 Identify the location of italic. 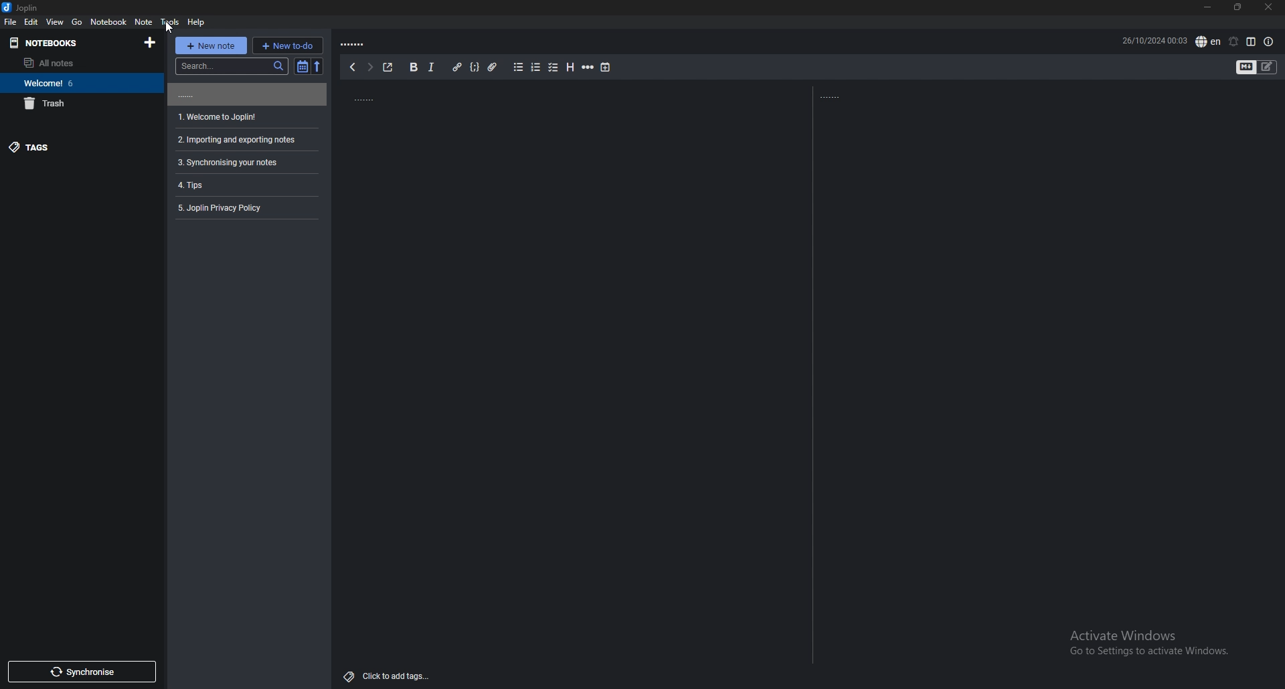
(431, 67).